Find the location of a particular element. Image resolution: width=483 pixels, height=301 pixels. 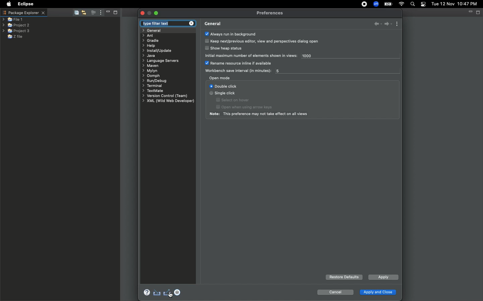

Java is located at coordinates (149, 56).